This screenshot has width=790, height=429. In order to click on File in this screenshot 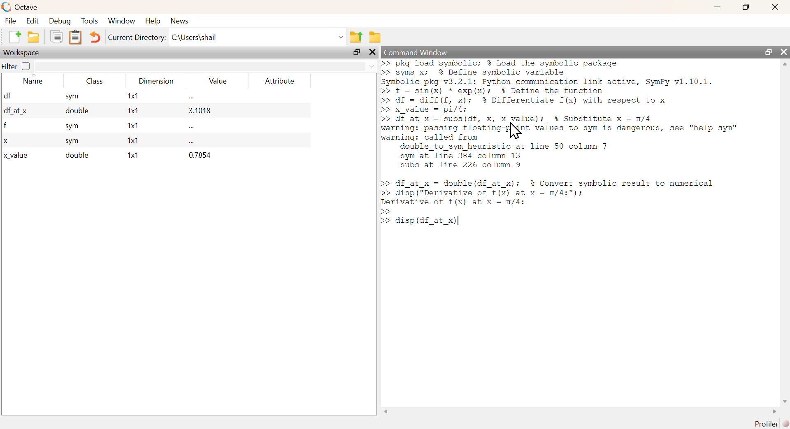, I will do `click(10, 21)`.